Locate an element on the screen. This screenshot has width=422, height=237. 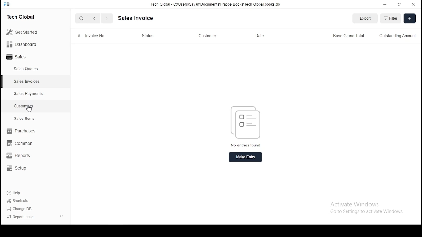
sales invoice is located at coordinates (136, 18).